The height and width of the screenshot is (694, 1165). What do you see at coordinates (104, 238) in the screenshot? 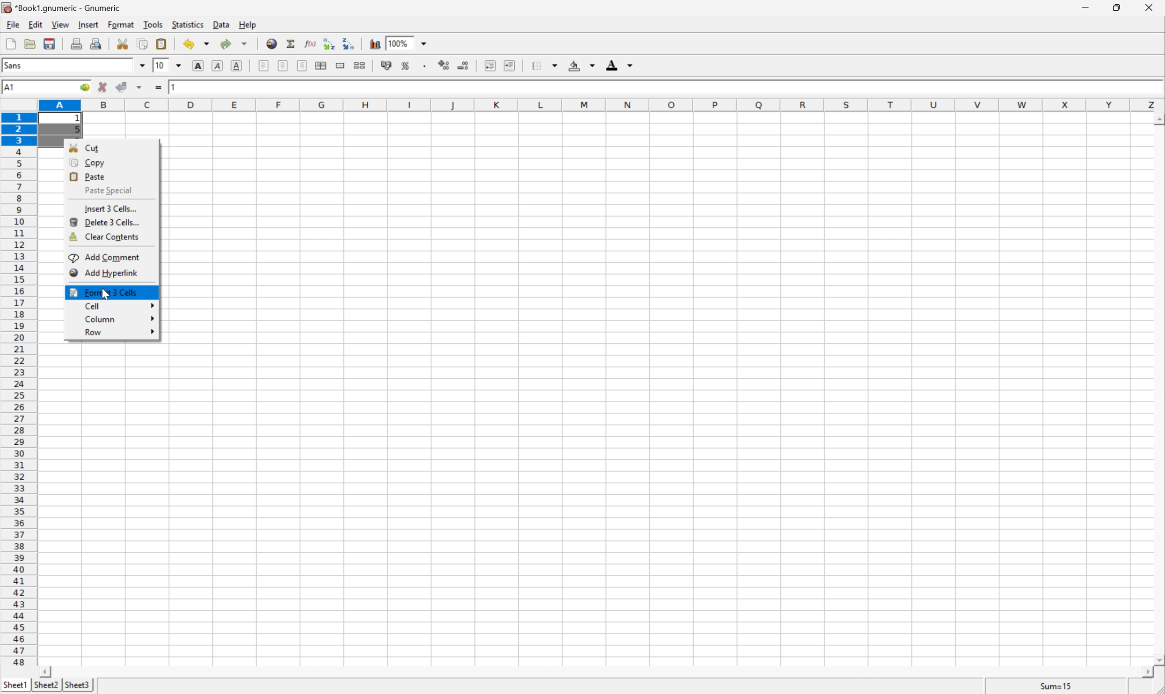
I see `clear contents` at bounding box center [104, 238].